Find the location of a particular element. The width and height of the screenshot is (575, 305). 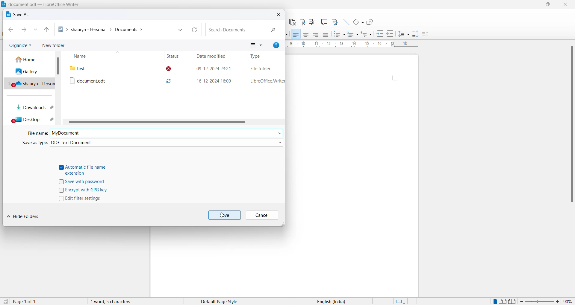

Justify is located at coordinates (326, 34).